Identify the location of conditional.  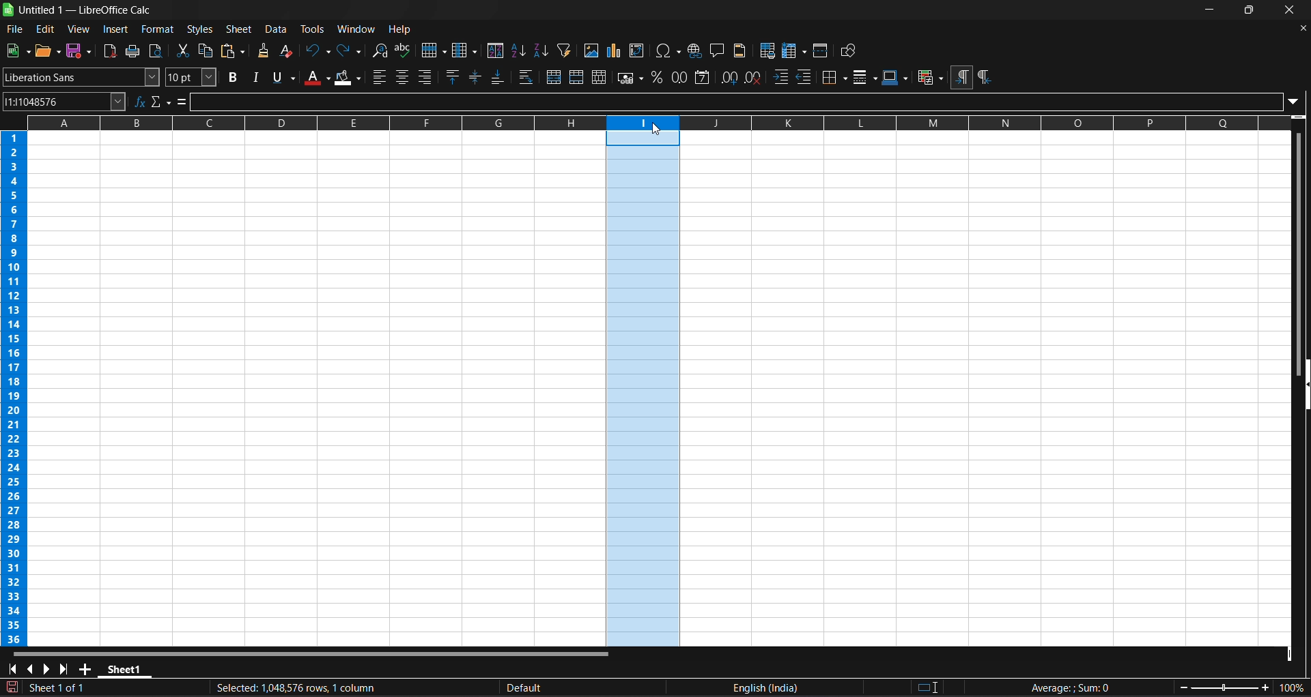
(930, 78).